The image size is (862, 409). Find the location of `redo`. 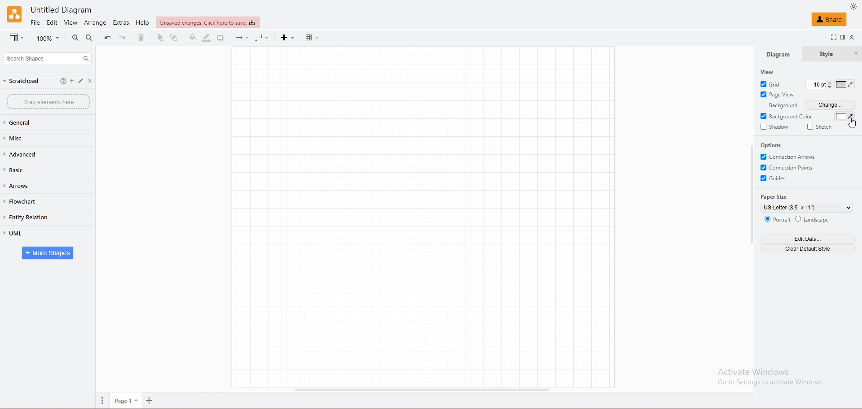

redo is located at coordinates (123, 37).